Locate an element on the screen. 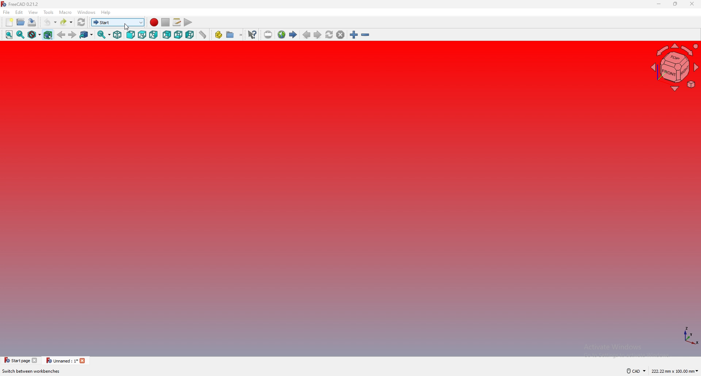 This screenshot has height=376, width=701. undo is located at coordinates (50, 22).